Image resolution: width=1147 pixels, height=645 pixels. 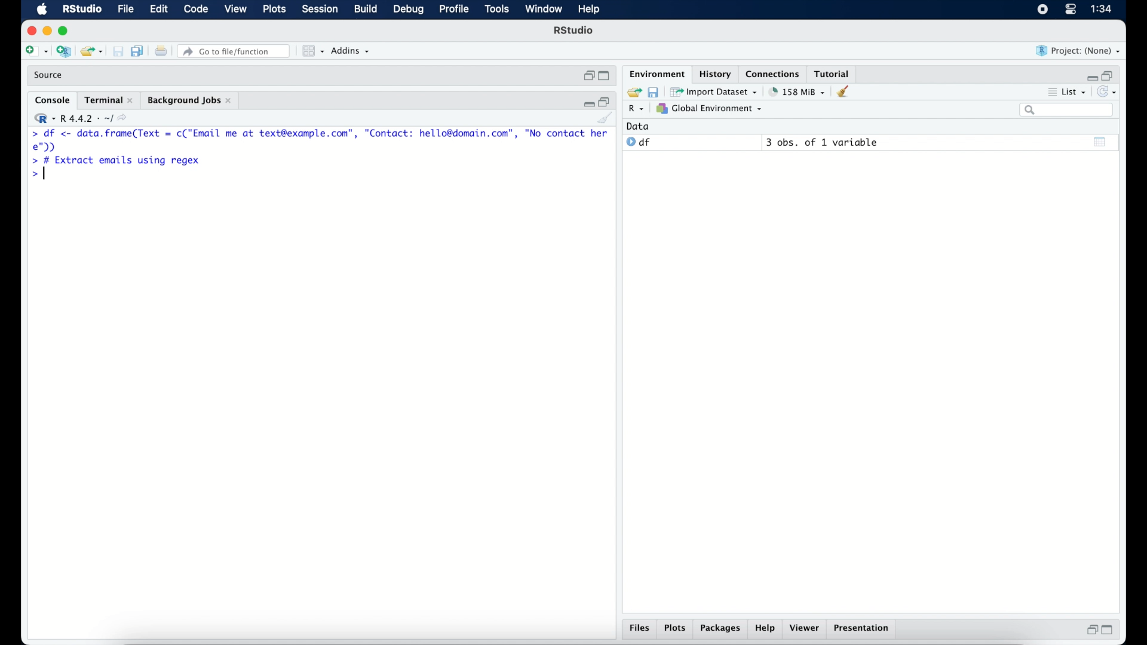 What do you see at coordinates (108, 100) in the screenshot?
I see `terminal` at bounding box center [108, 100].